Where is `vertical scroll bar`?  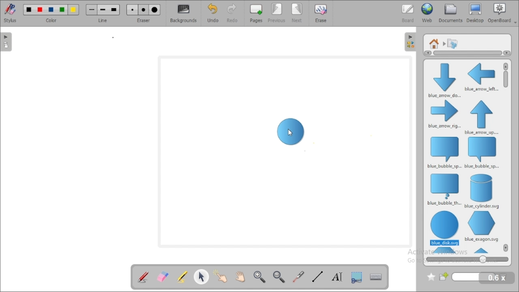 vertical scroll bar is located at coordinates (506, 84).